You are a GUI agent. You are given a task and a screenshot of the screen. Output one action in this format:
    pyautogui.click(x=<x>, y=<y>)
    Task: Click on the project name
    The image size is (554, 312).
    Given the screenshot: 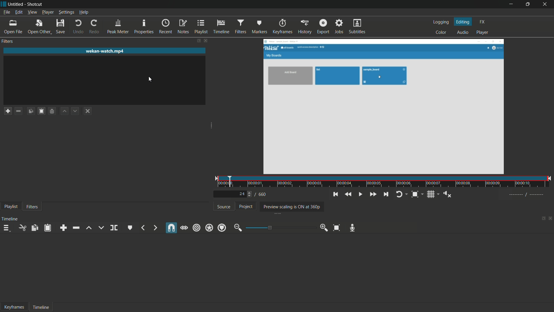 What is the action you would take?
    pyautogui.click(x=16, y=4)
    